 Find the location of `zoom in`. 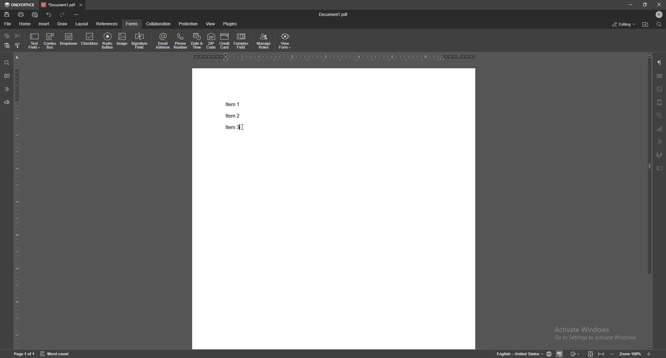

zoom in is located at coordinates (649, 353).